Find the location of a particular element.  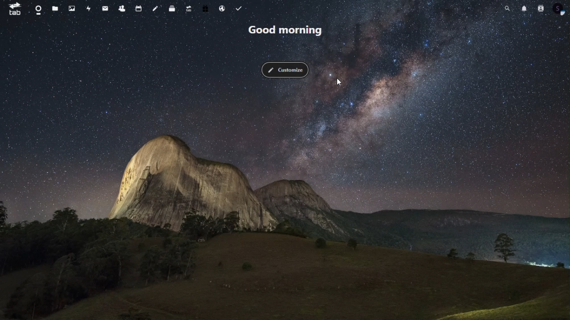

acticity is located at coordinates (90, 9).